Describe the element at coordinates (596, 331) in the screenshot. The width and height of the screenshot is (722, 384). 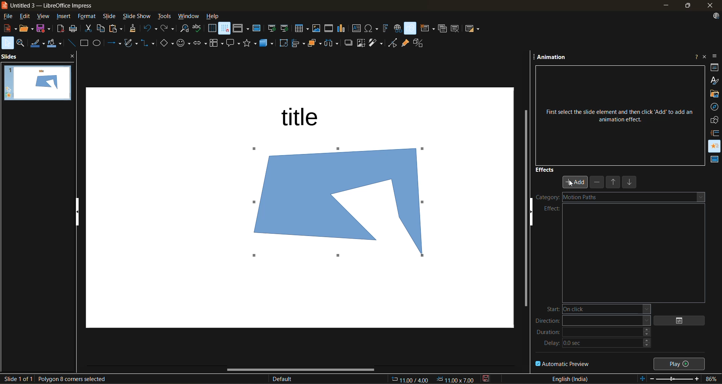
I see `duration` at that location.